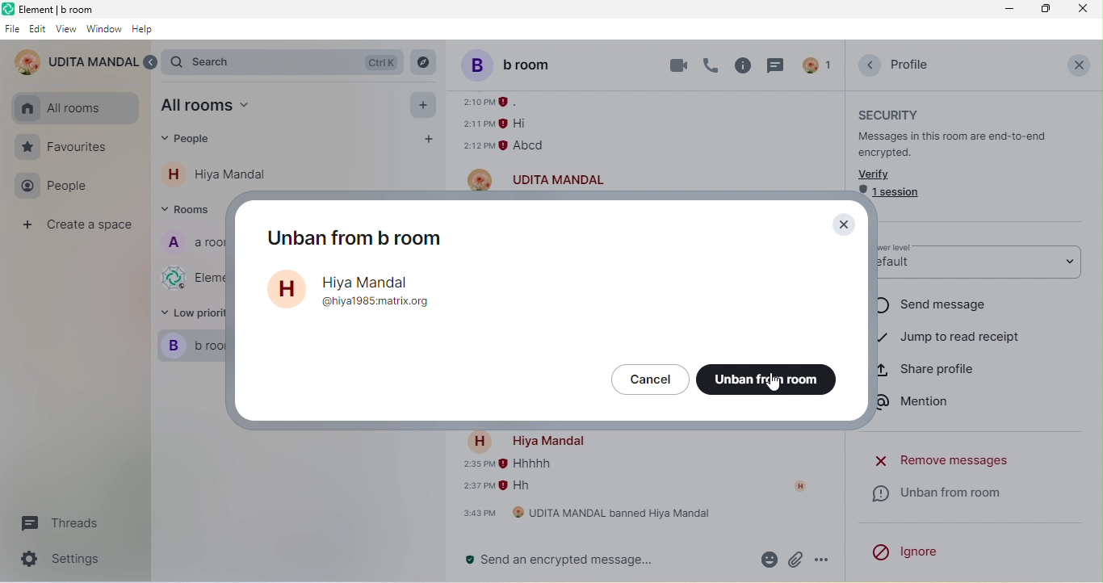  I want to click on threads, so click(774, 65).